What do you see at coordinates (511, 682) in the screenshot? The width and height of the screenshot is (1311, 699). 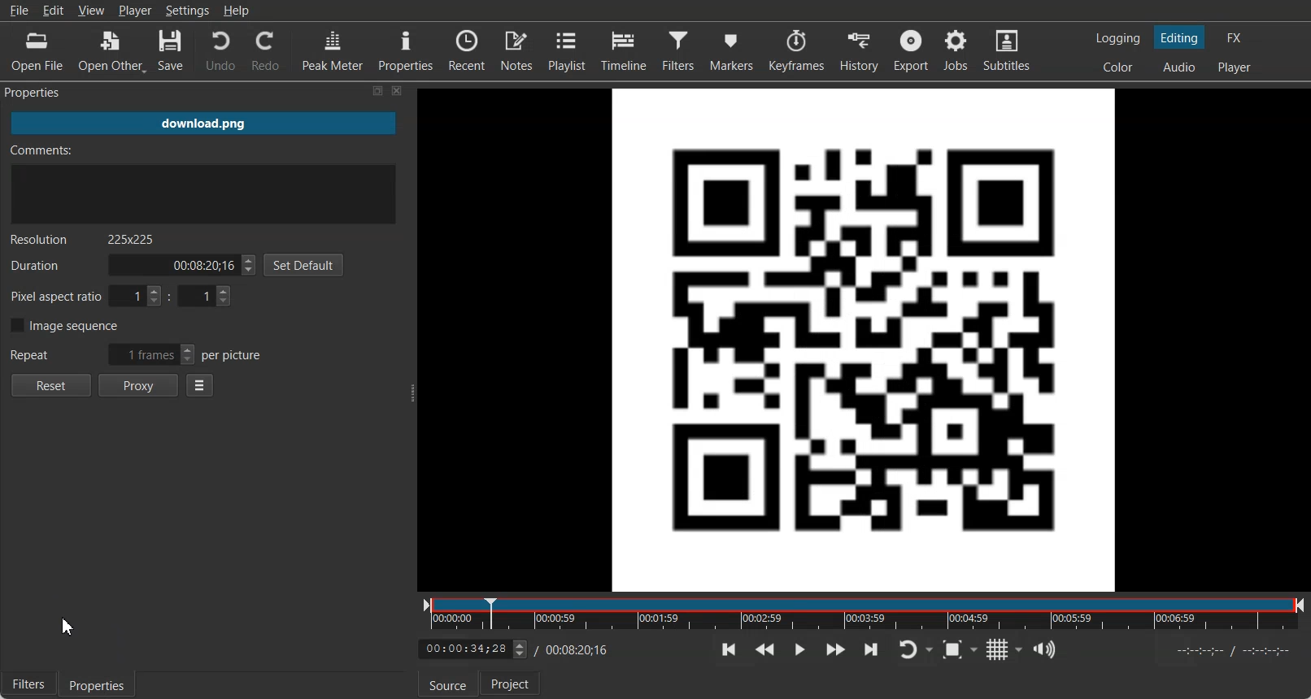 I see `Projects` at bounding box center [511, 682].